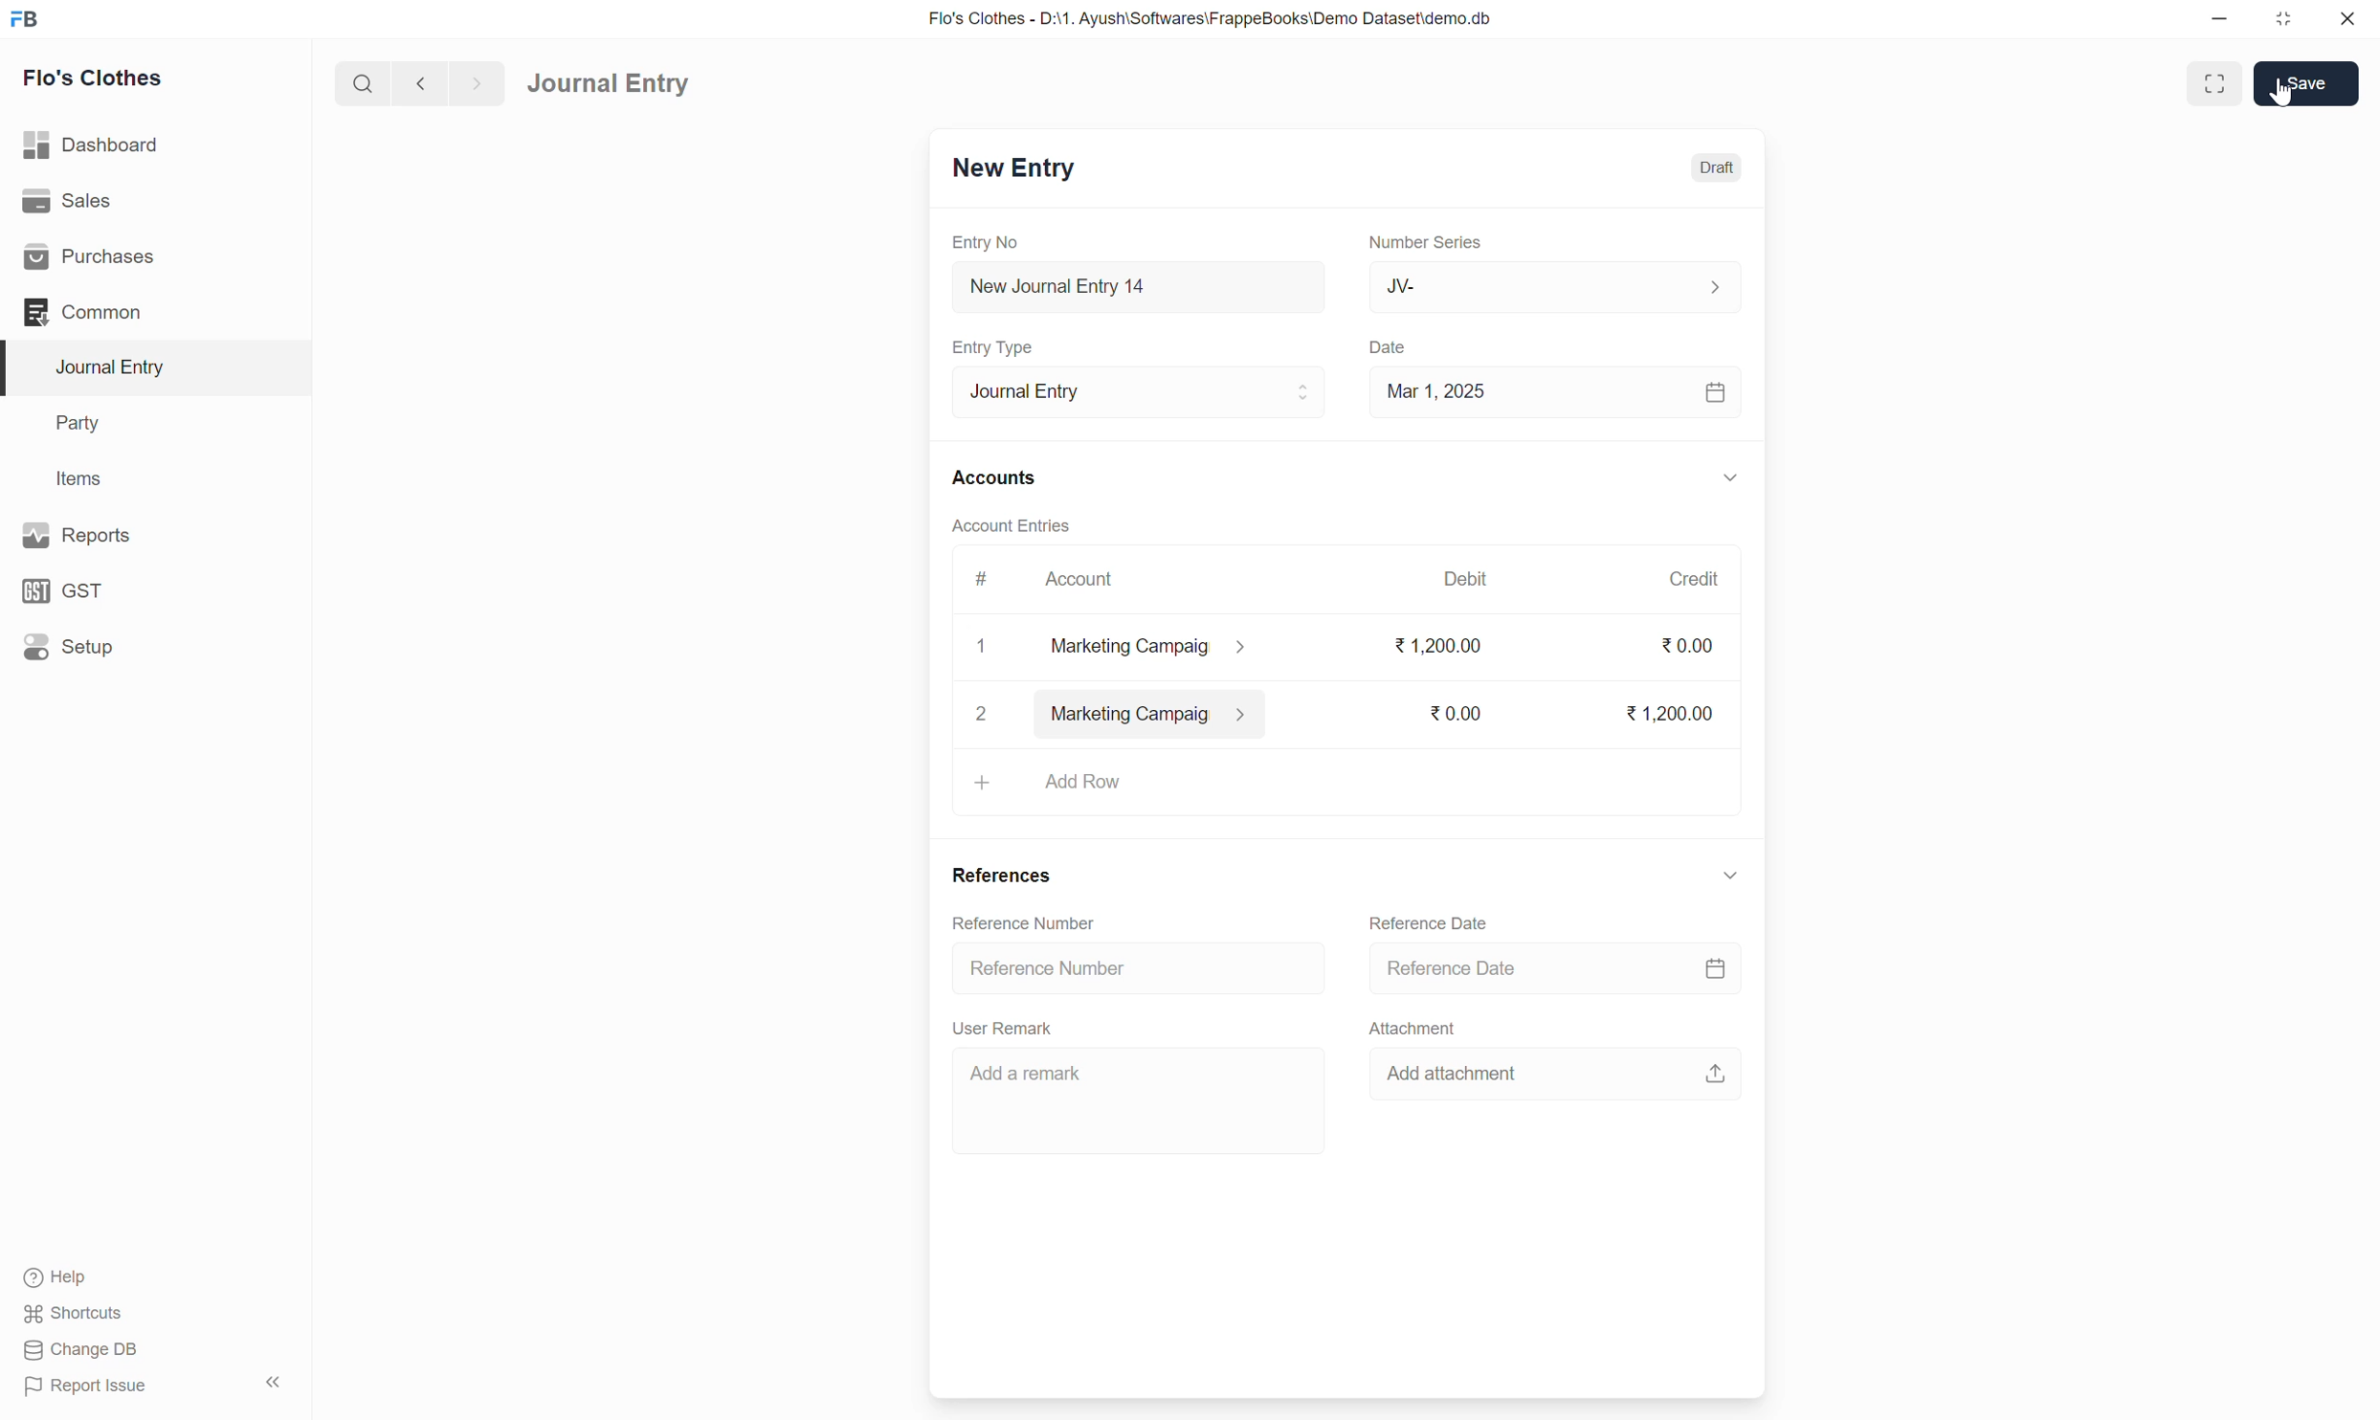 The width and height of the screenshot is (2380, 1420). Describe the element at coordinates (1713, 969) in the screenshot. I see `calendar` at that location.